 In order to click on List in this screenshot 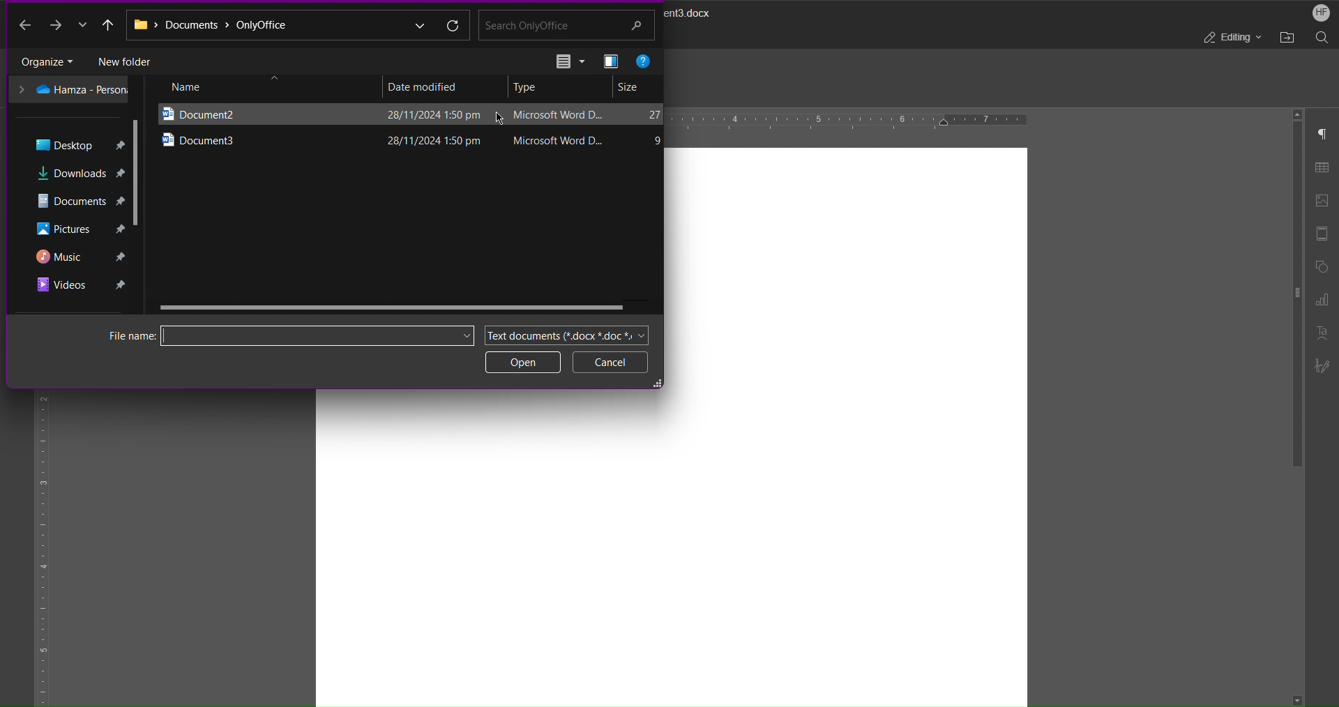, I will do `click(568, 62)`.